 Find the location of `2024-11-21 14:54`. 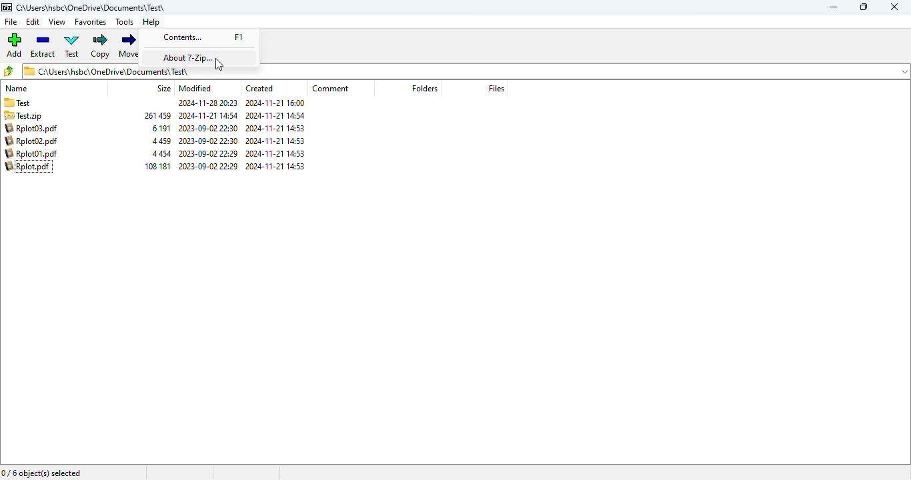

2024-11-21 14:54 is located at coordinates (277, 116).